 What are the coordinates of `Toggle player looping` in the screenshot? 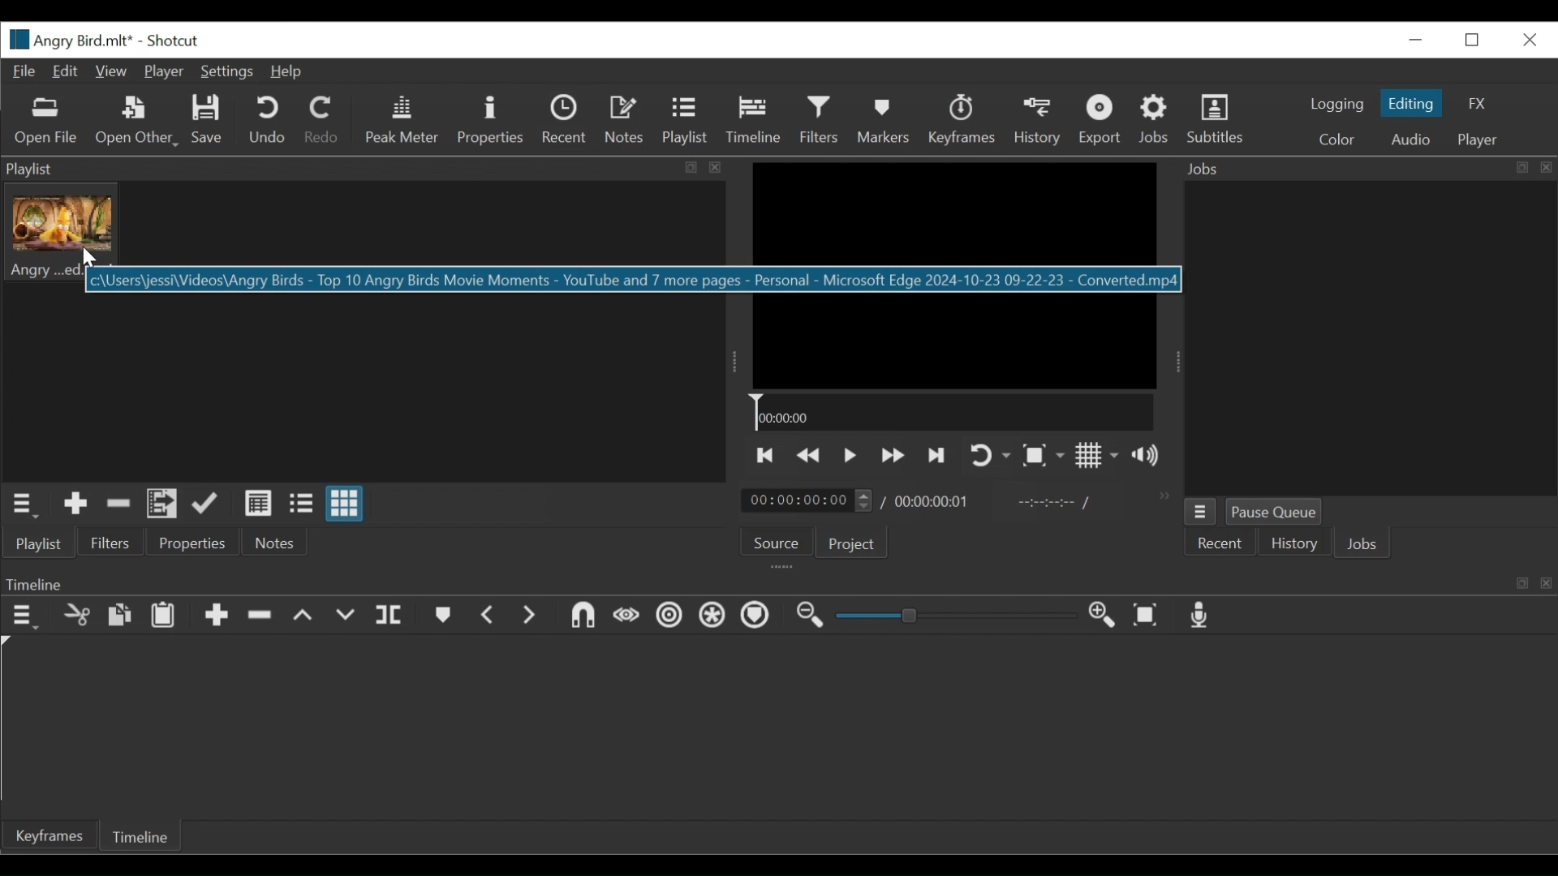 It's located at (988, 454).